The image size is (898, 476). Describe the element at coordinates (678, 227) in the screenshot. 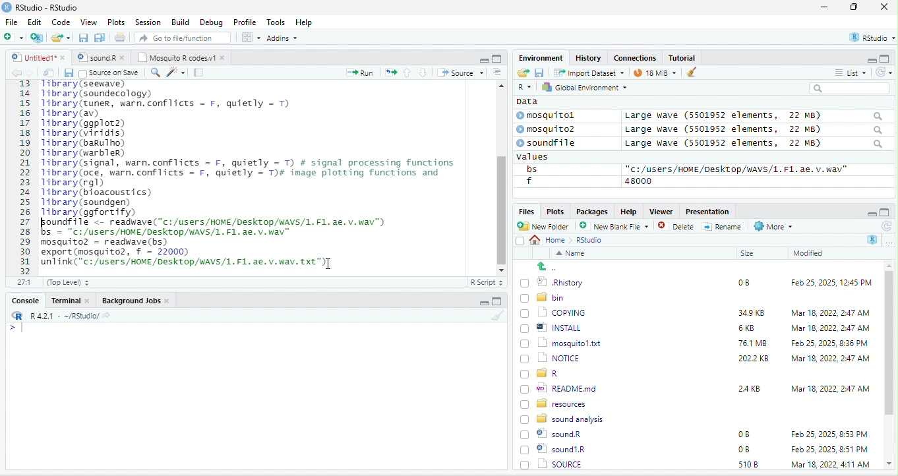

I see `Delete` at that location.